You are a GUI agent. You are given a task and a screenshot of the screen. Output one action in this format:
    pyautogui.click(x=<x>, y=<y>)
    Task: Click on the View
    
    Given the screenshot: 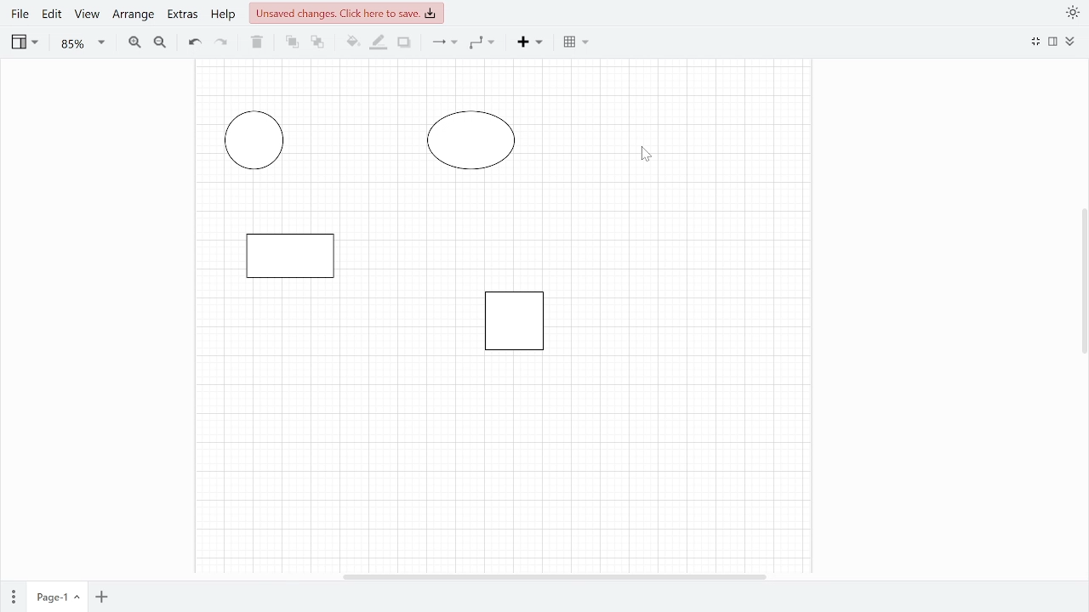 What is the action you would take?
    pyautogui.click(x=24, y=44)
    